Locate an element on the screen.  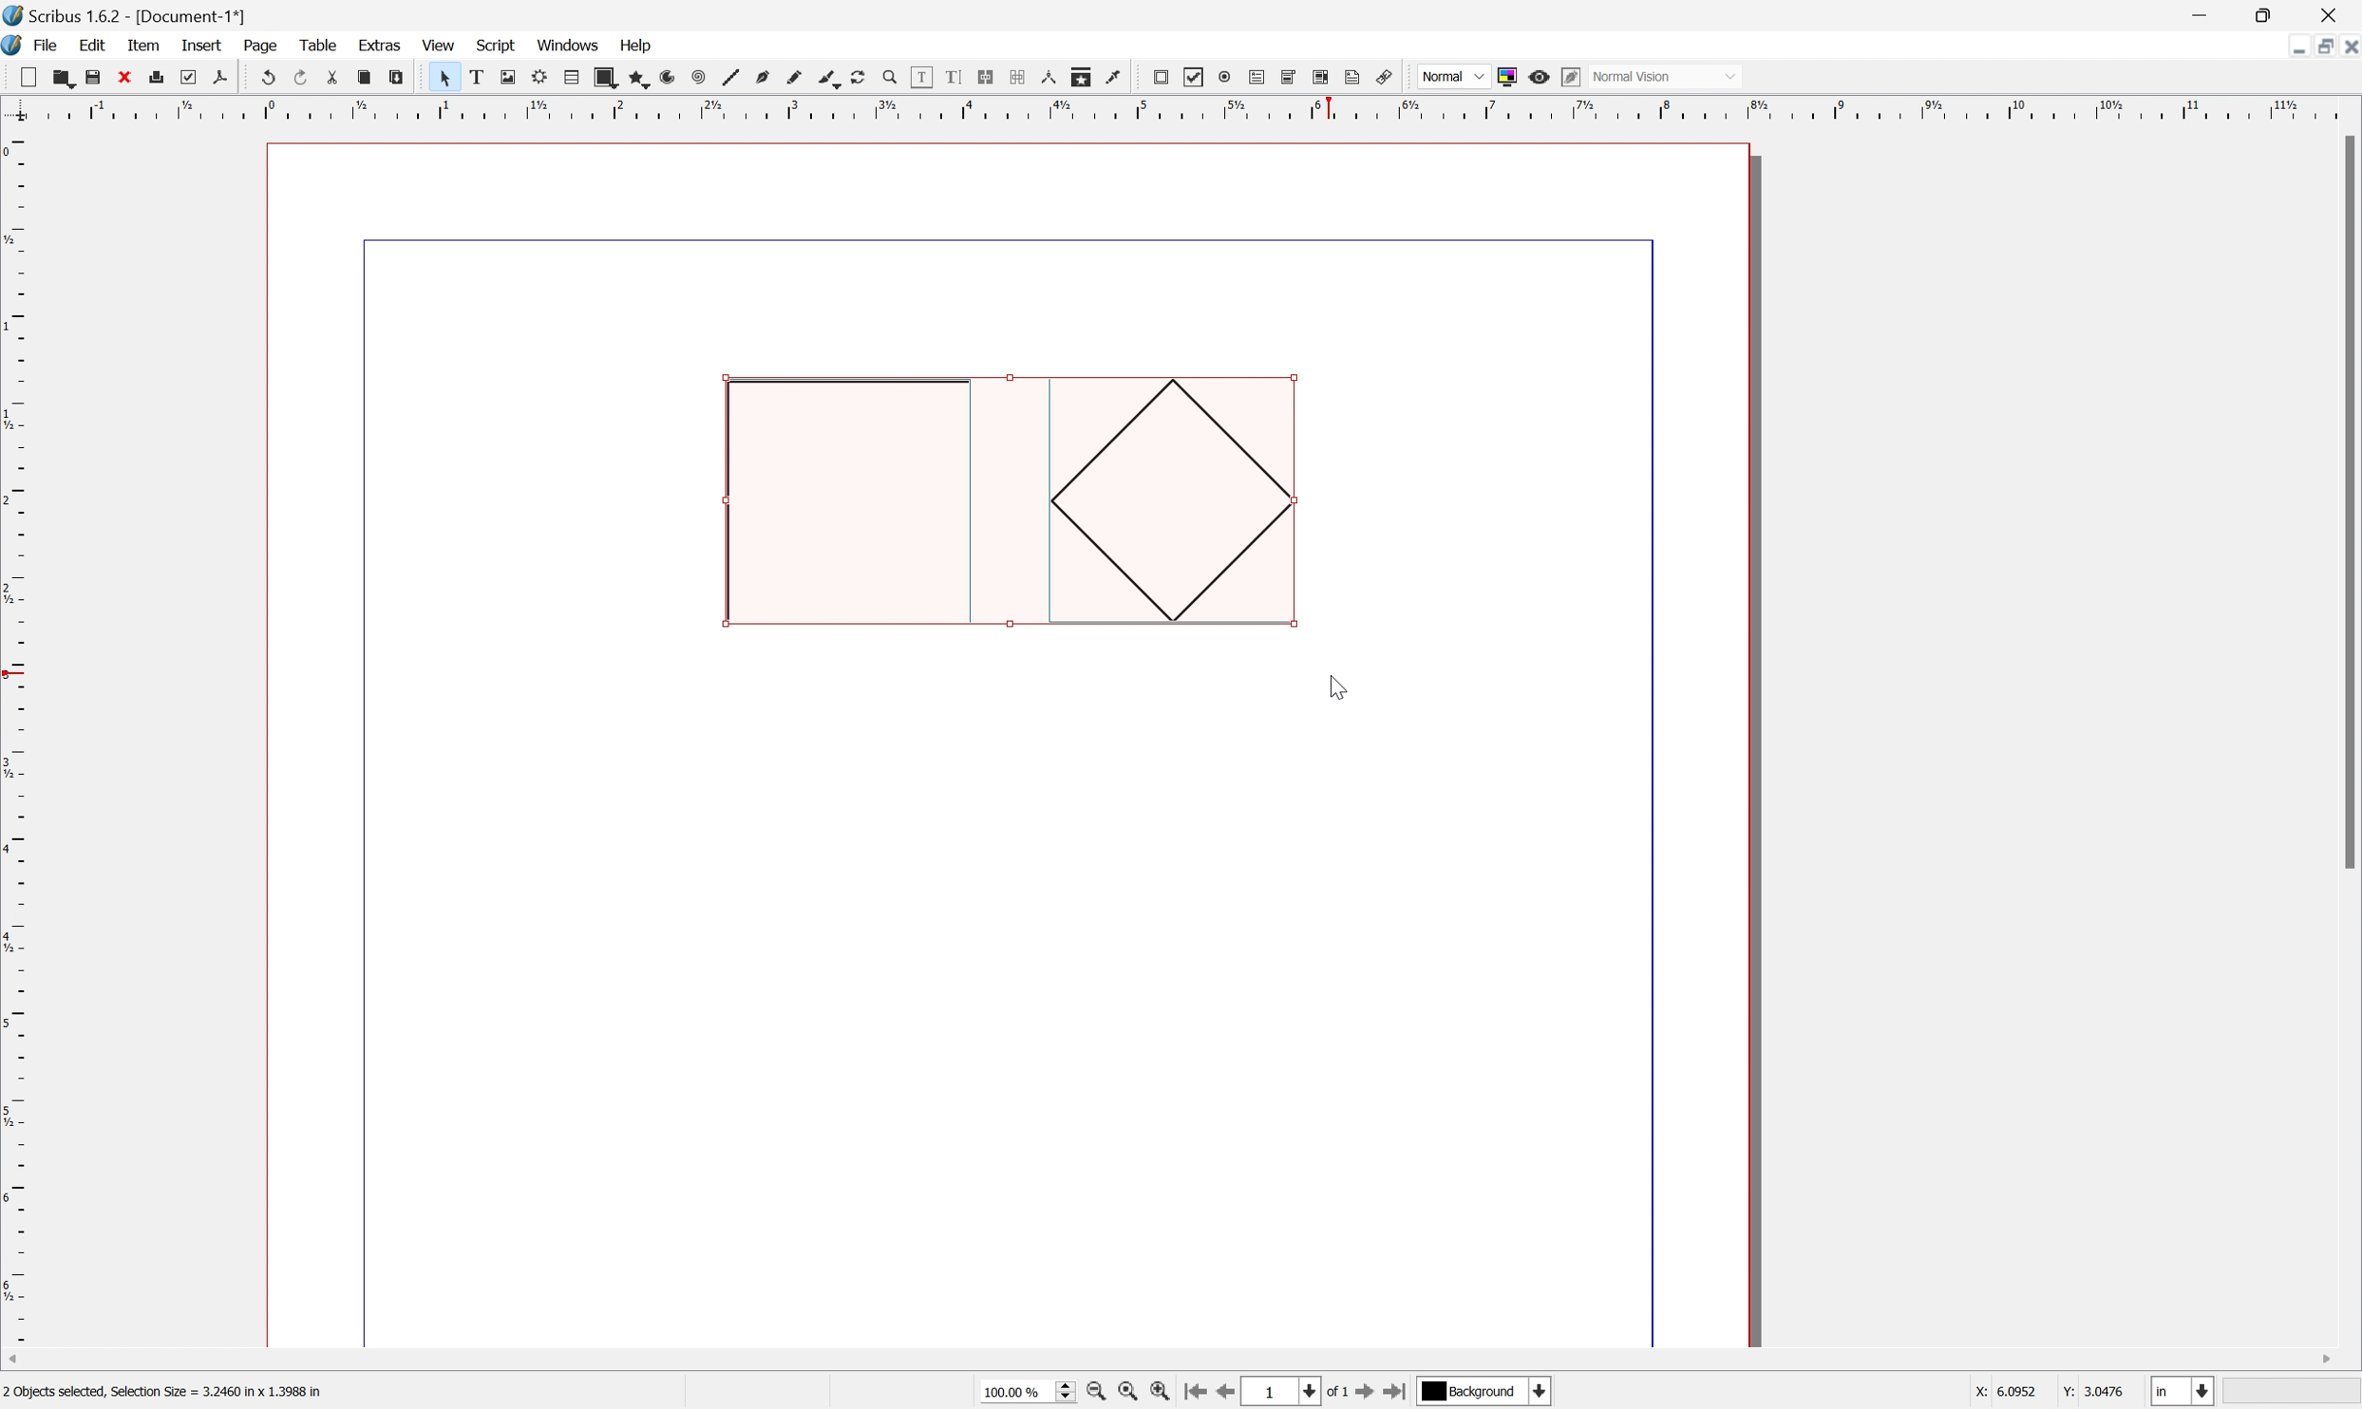
line is located at coordinates (728, 76).